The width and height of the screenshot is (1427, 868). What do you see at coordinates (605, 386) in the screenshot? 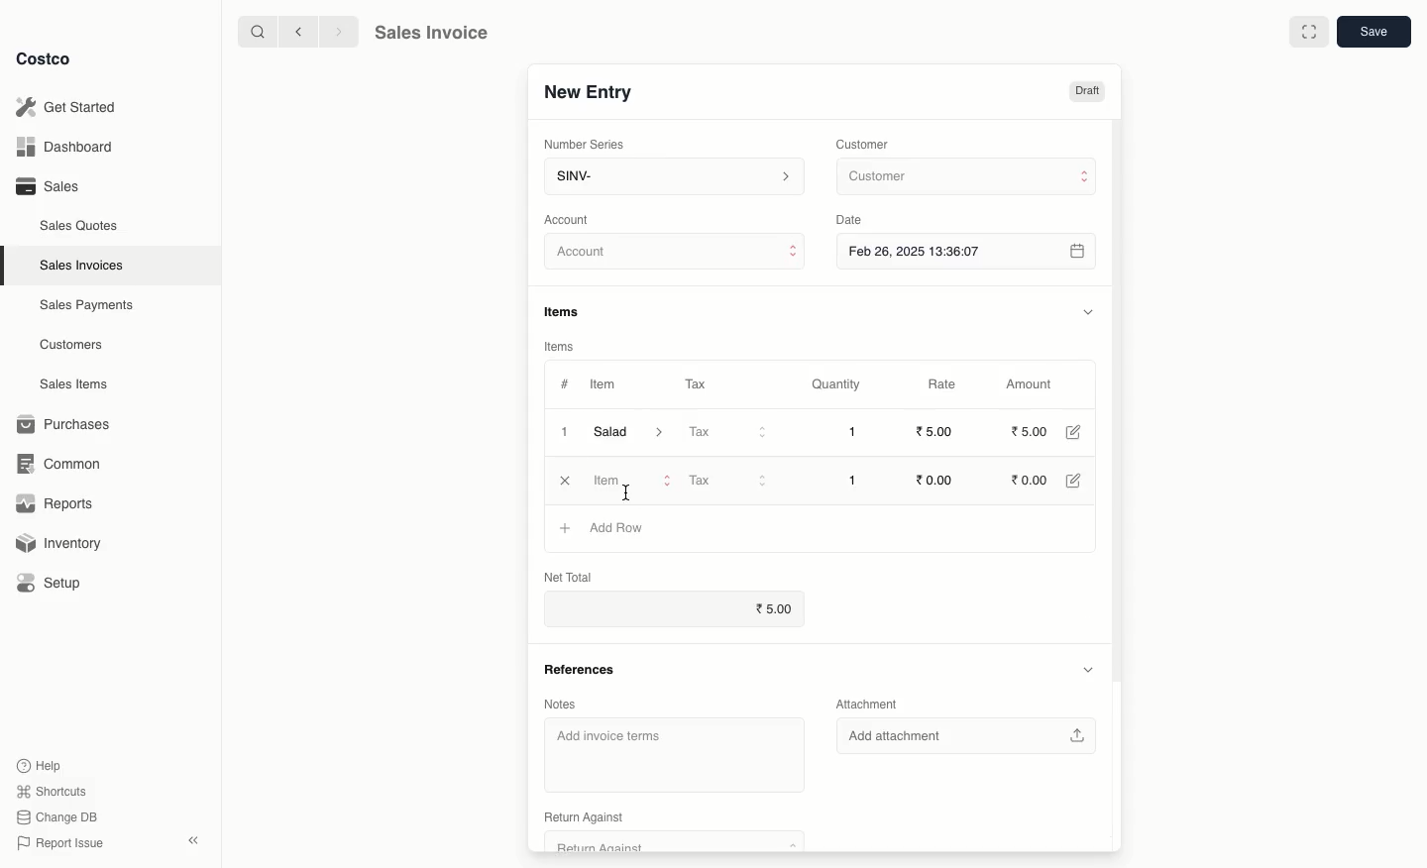
I see `Item` at bounding box center [605, 386].